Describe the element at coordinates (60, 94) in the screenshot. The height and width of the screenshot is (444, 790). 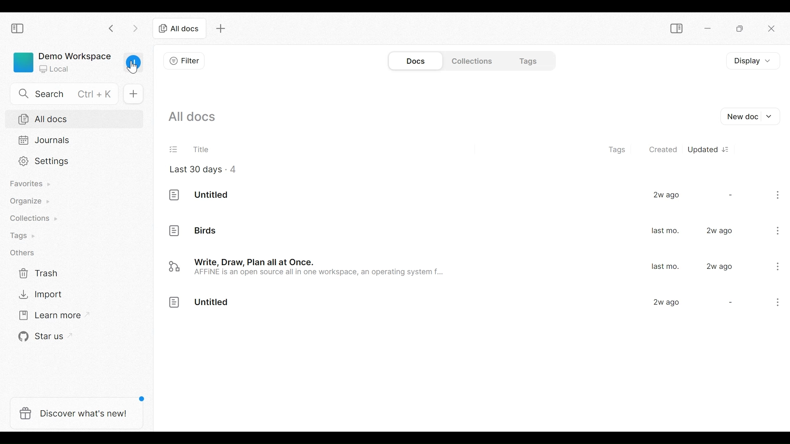
I see `Search` at that location.